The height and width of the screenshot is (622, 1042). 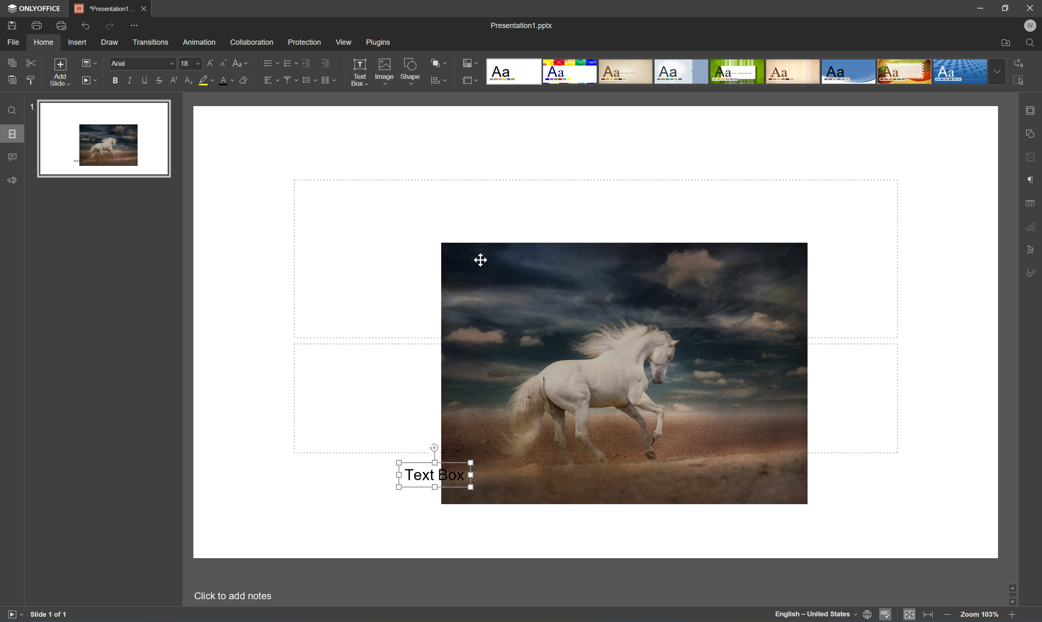 I want to click on Find, so click(x=1031, y=43).